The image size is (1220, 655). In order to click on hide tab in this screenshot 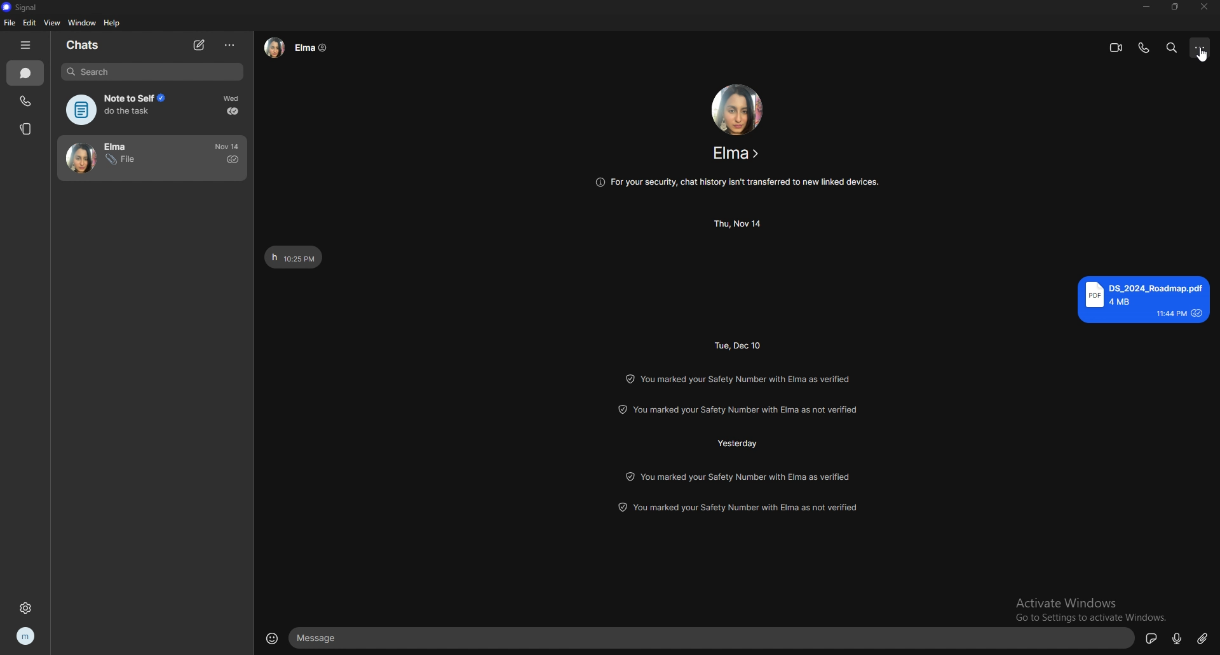, I will do `click(24, 46)`.